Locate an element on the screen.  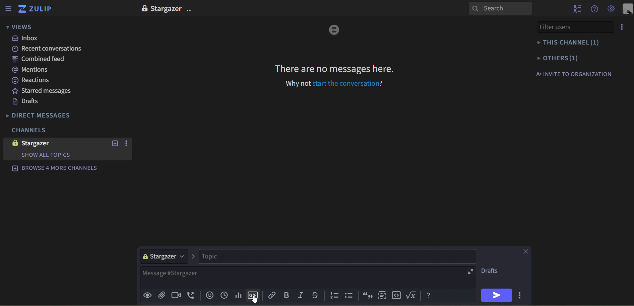
message #Stargazer is located at coordinates (300, 277).